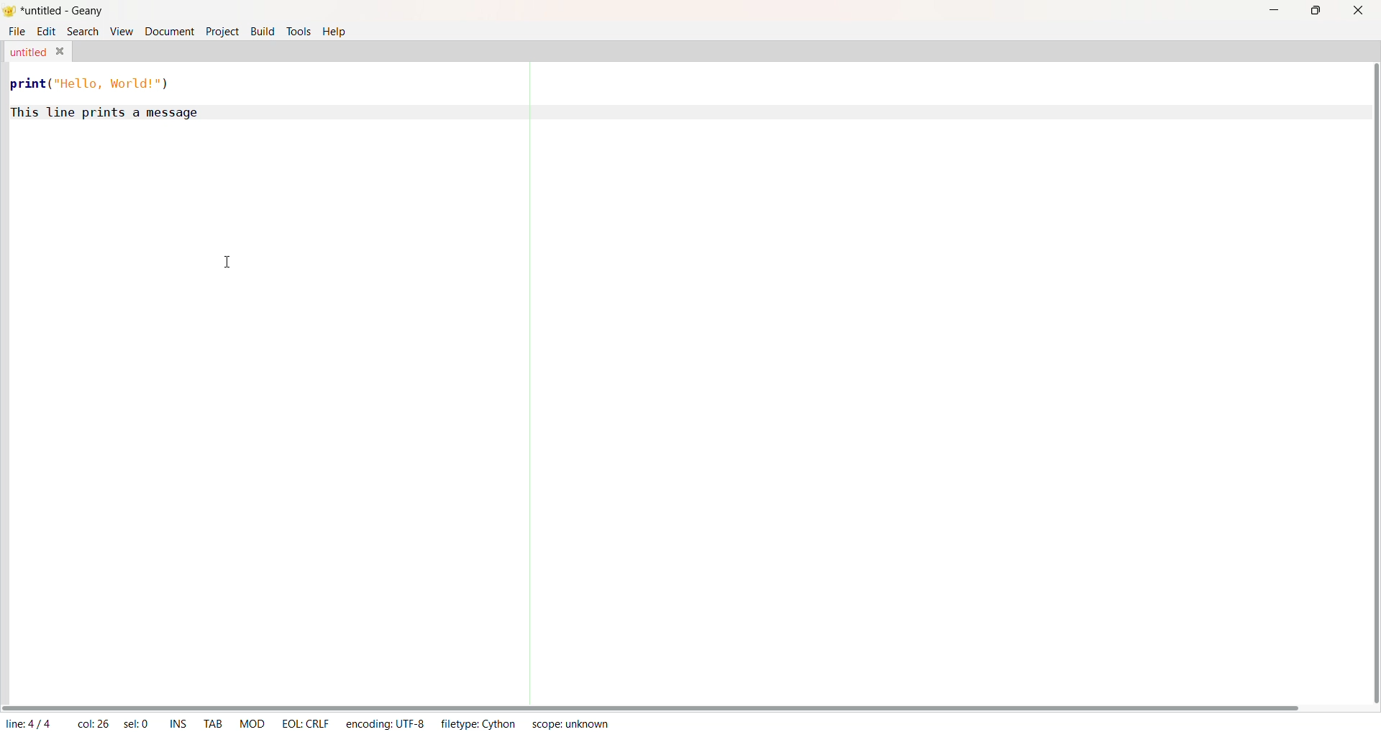 The height and width of the screenshot is (732, 1381). Describe the element at coordinates (1275, 9) in the screenshot. I see `Minimize` at that location.